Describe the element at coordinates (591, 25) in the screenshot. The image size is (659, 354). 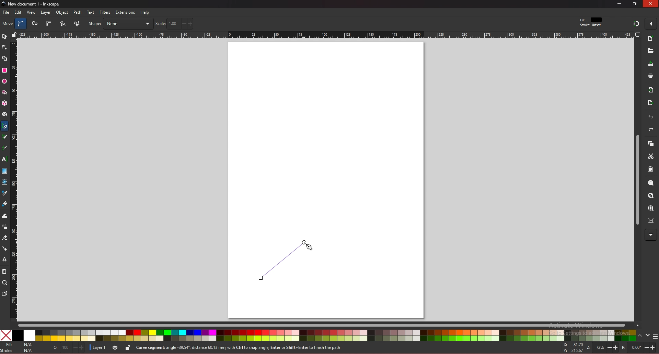
I see `stroke` at that location.